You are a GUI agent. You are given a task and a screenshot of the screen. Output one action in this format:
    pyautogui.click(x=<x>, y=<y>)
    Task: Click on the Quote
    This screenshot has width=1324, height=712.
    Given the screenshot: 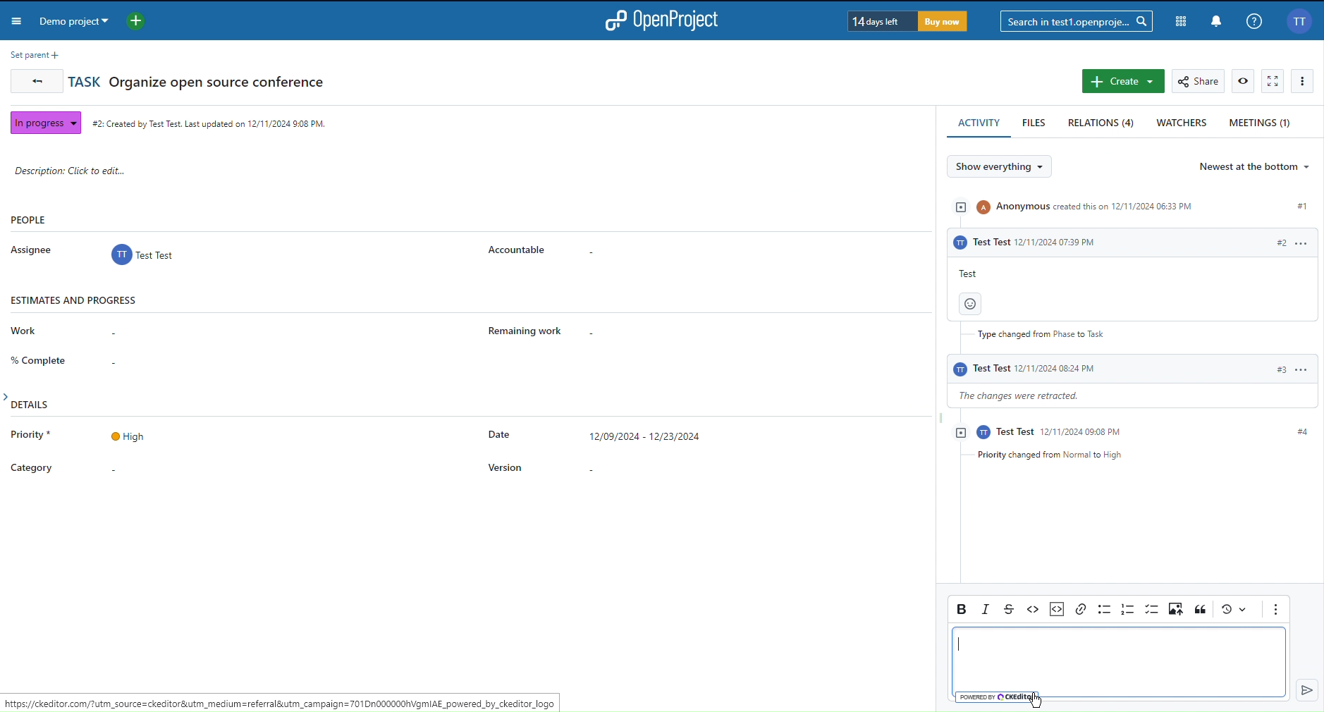 What is the action you would take?
    pyautogui.click(x=1201, y=610)
    